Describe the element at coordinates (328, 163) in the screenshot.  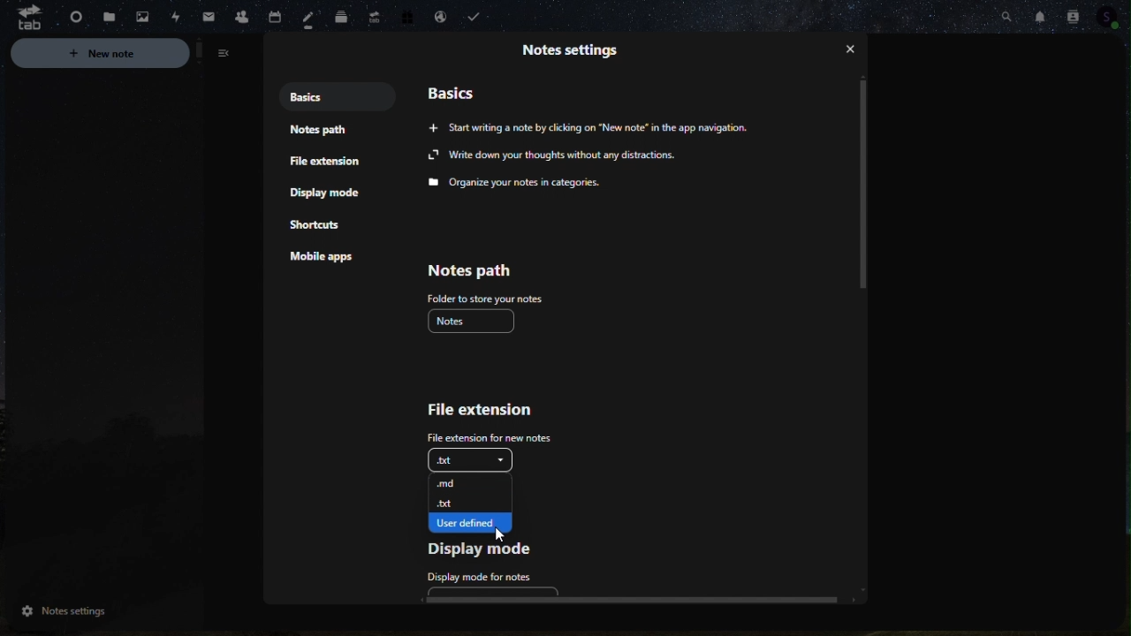
I see `File extension` at that location.